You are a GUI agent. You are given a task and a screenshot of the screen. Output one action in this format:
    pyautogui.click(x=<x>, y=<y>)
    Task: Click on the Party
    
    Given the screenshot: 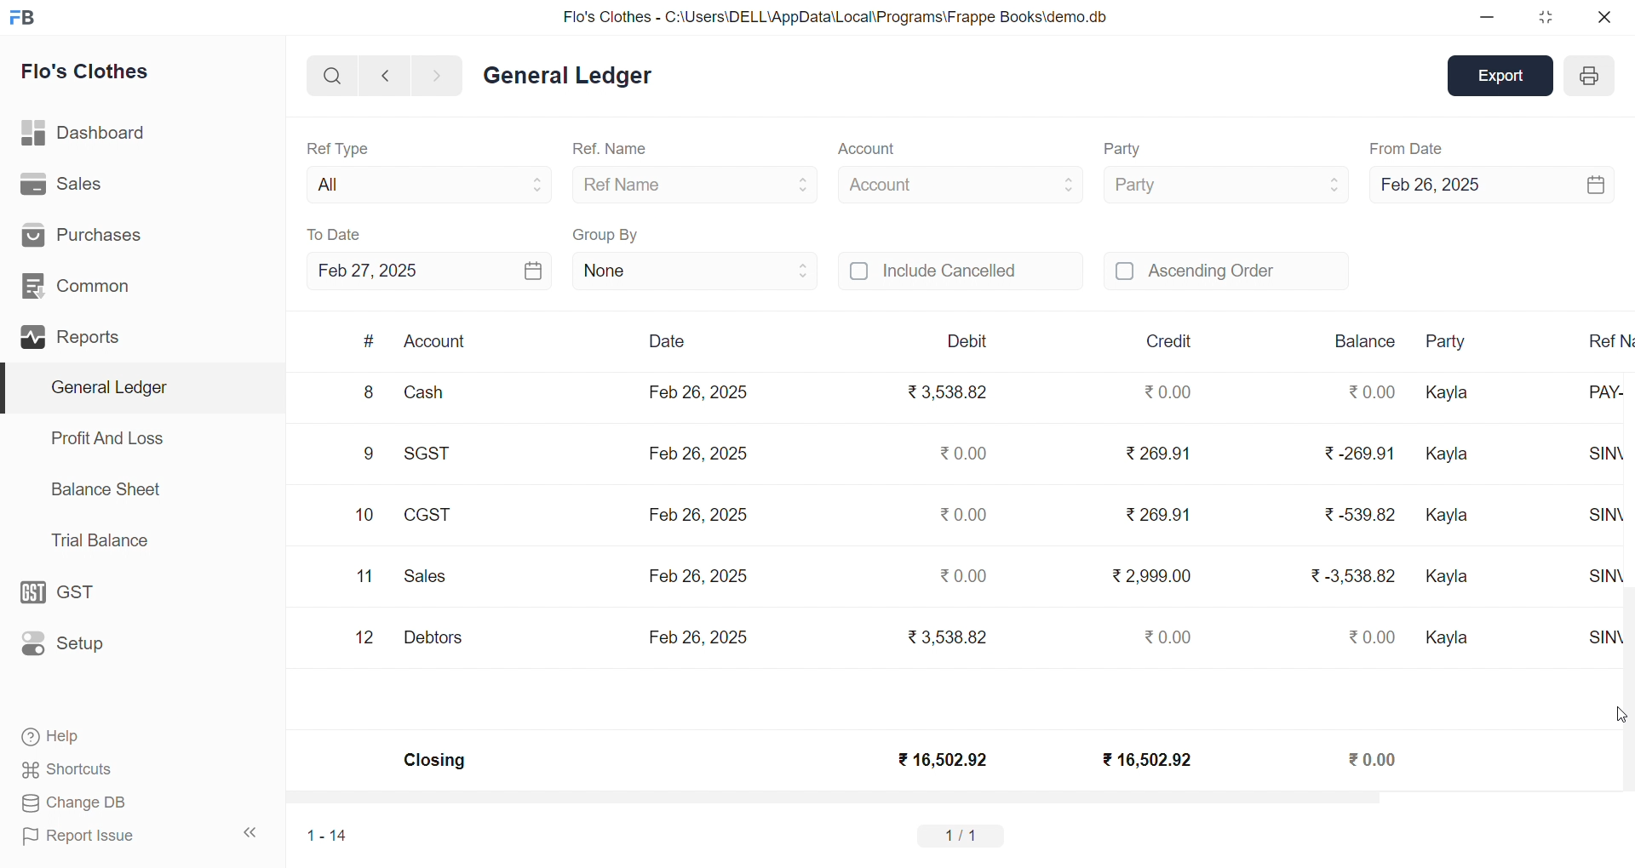 What is the action you would take?
    pyautogui.click(x=1457, y=342)
    